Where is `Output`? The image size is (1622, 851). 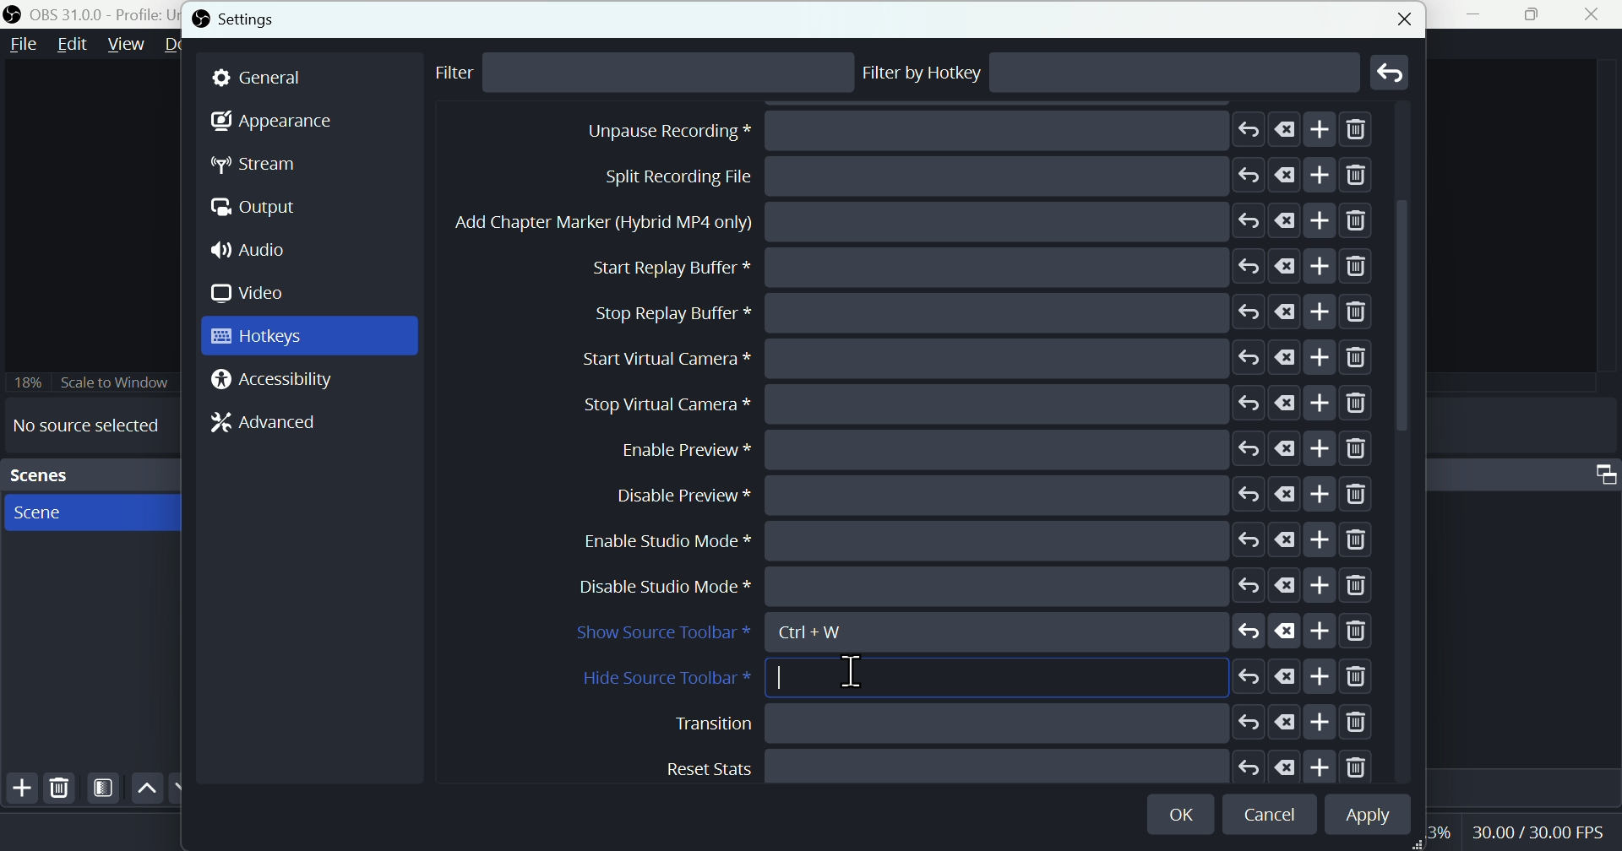 Output is located at coordinates (263, 209).